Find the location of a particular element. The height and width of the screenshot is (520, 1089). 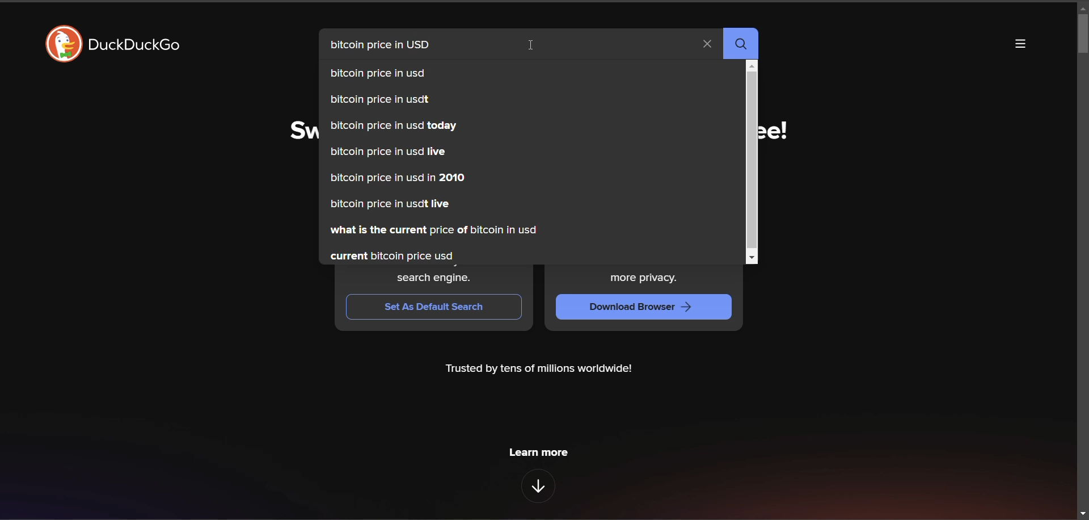

cursor is located at coordinates (534, 45).